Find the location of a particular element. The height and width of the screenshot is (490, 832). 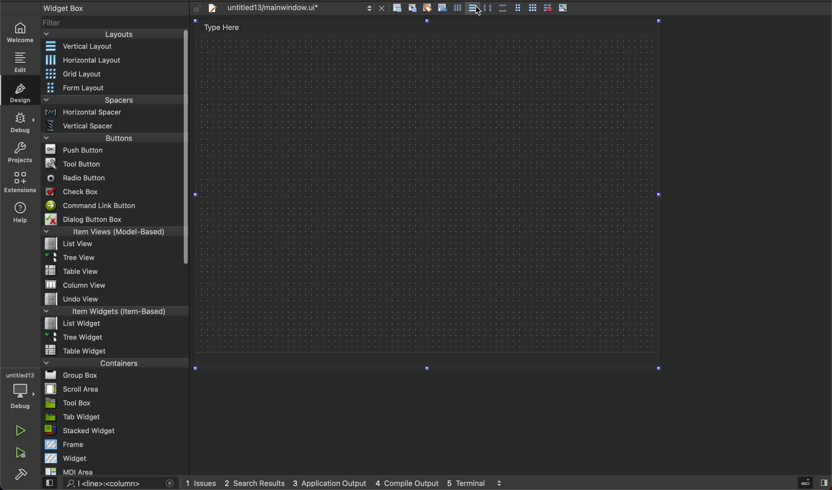

form layout is located at coordinates (518, 7).